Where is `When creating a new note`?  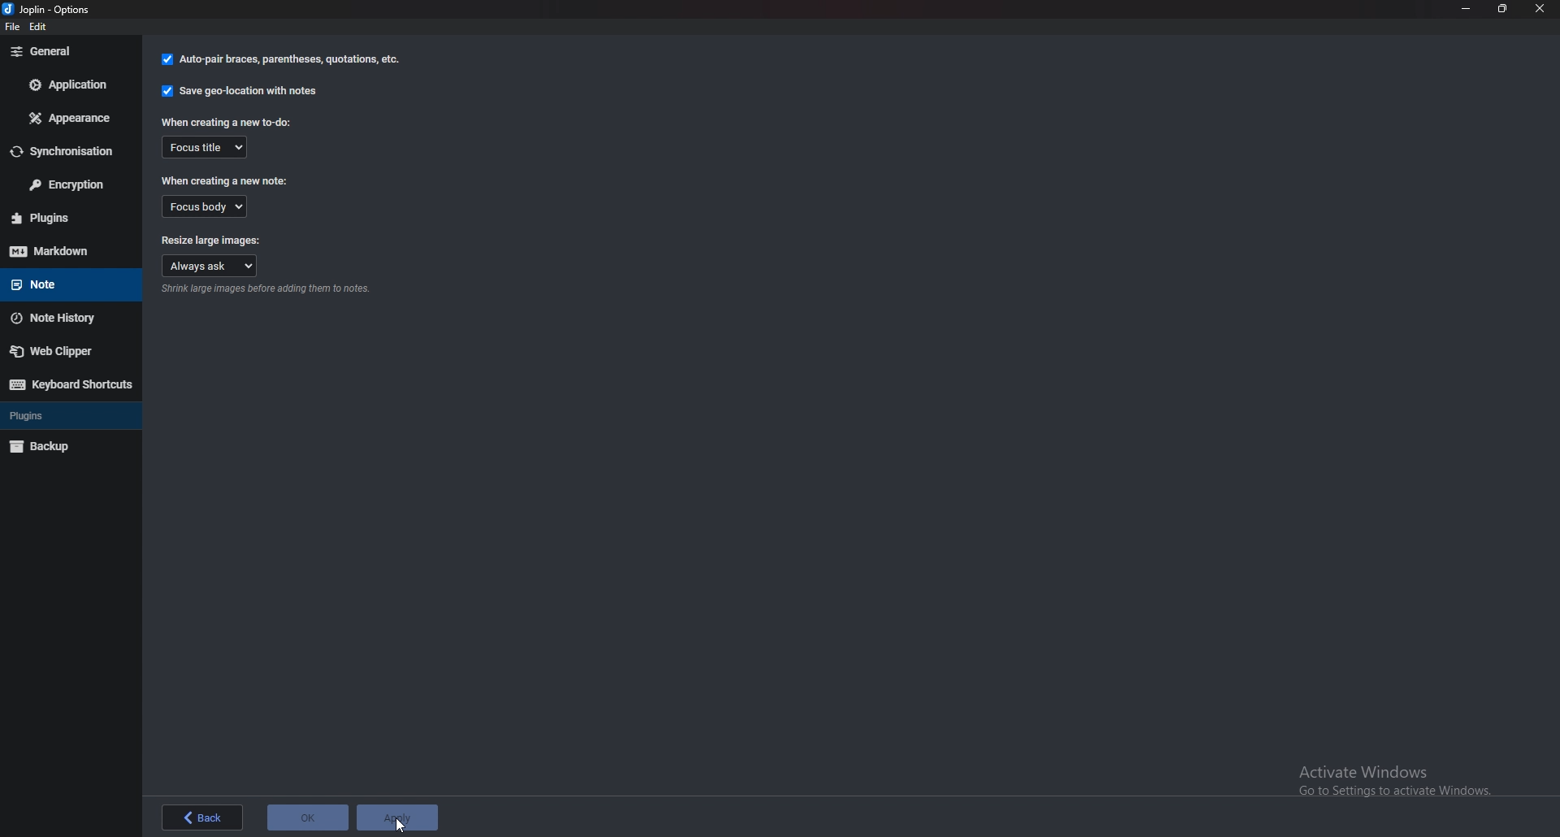
When creating a new note is located at coordinates (229, 180).